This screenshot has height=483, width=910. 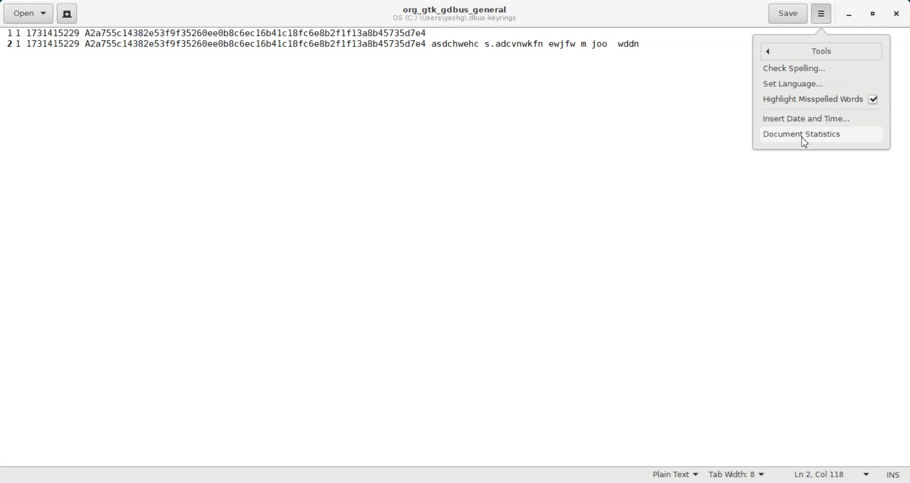 I want to click on 1 1731415229 A2a755c14382e53f9f35260ee0b8cbec16b41c18fc6e8b2f1f13a8b45735d7e4
1 1731415229 A2a755c14382e53f9f35260ee0b8cbec16b41c18fc6e8b2f1f13a8b45735d7e4 asdchwehc s.adcvnwkfn ewjfw m joo wddn, so click(x=329, y=40).